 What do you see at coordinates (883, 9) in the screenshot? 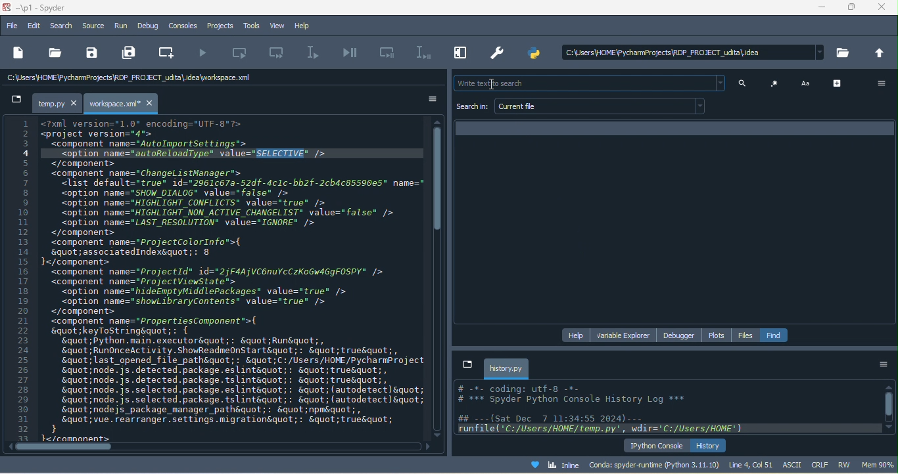
I see `close` at bounding box center [883, 9].